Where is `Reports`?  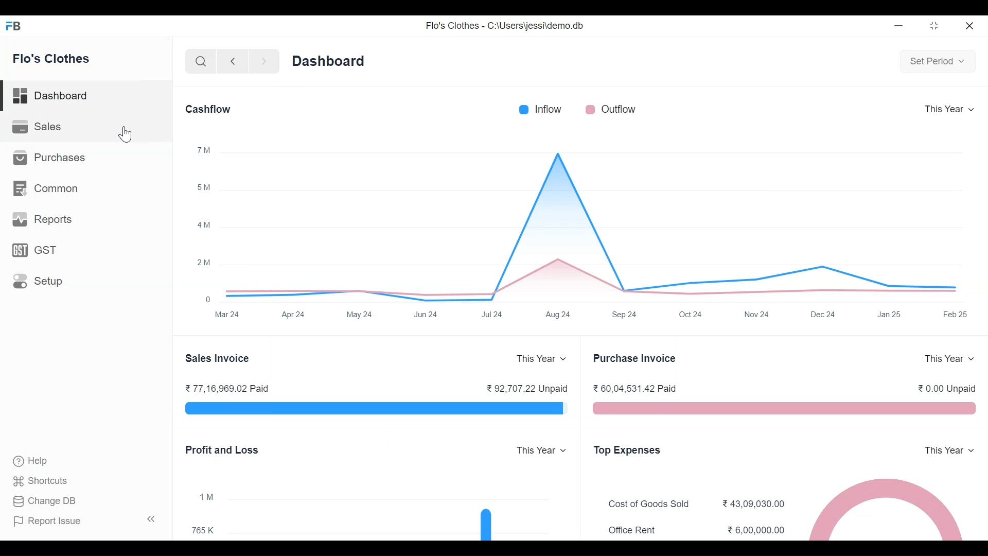
Reports is located at coordinates (42, 219).